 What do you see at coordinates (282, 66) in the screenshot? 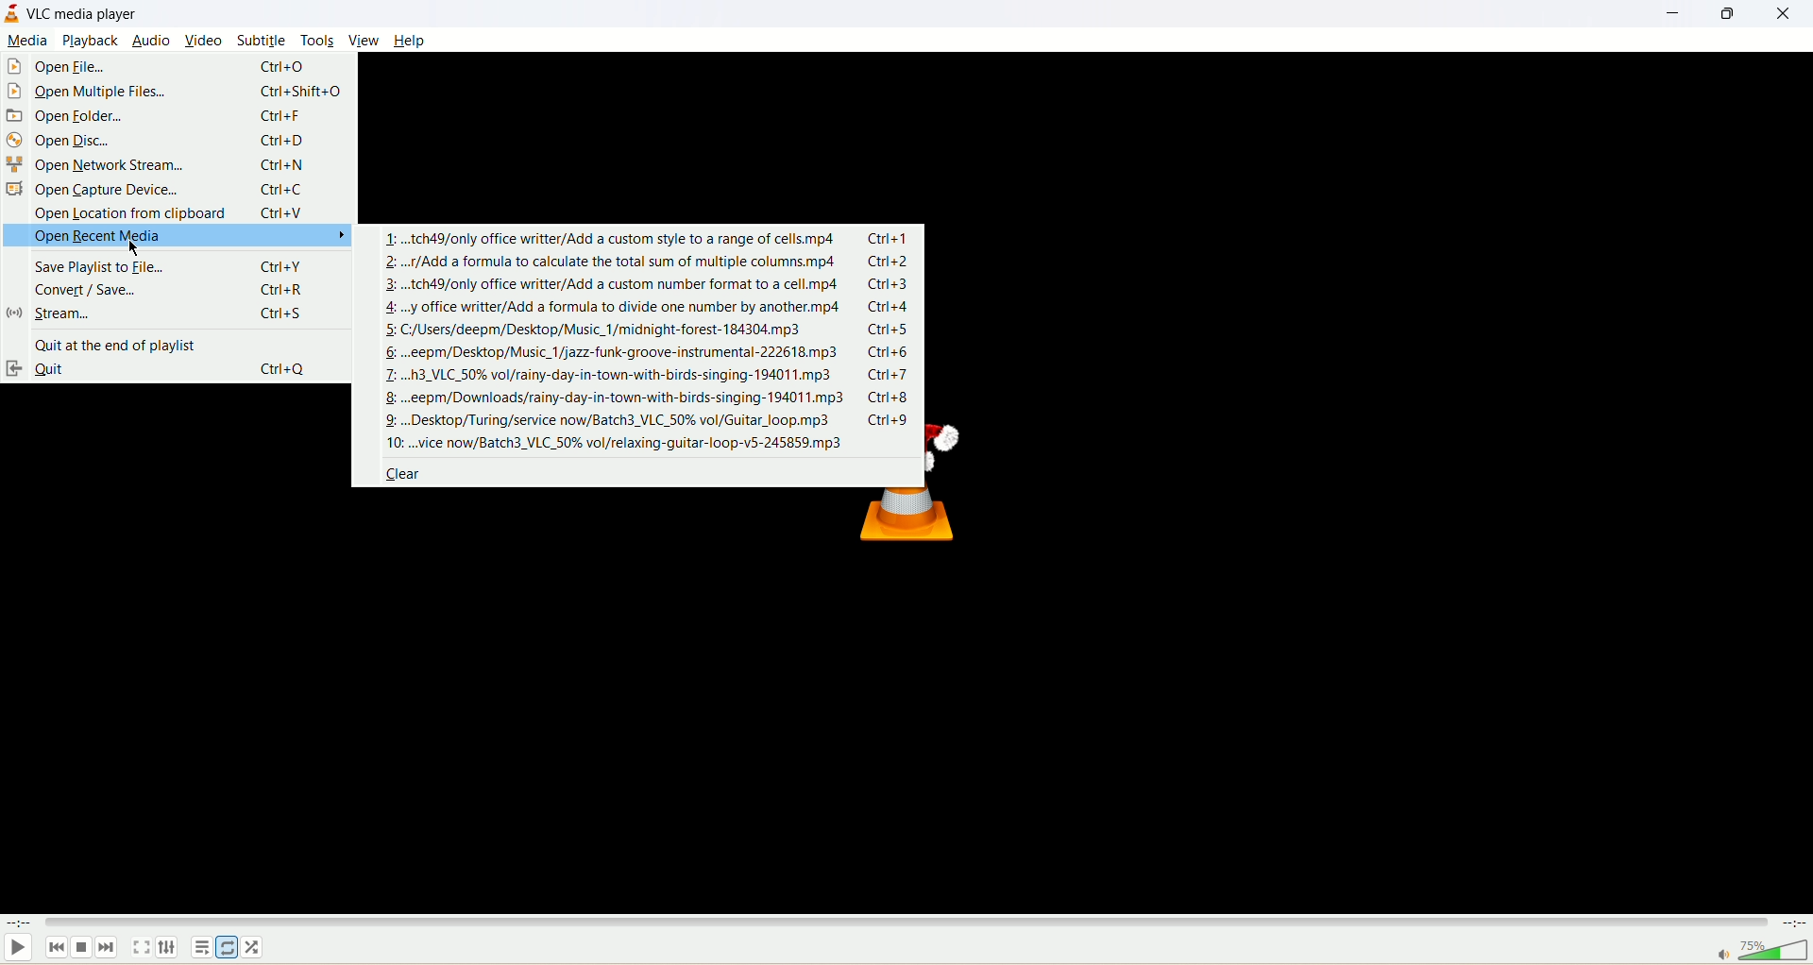
I see `ctrl+O` at bounding box center [282, 66].